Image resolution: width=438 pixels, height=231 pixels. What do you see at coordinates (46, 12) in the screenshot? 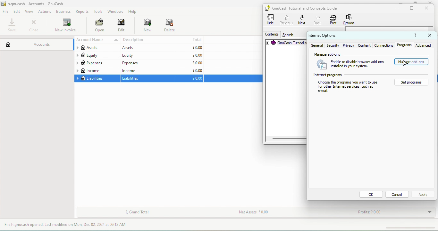
I see `actions` at bounding box center [46, 12].